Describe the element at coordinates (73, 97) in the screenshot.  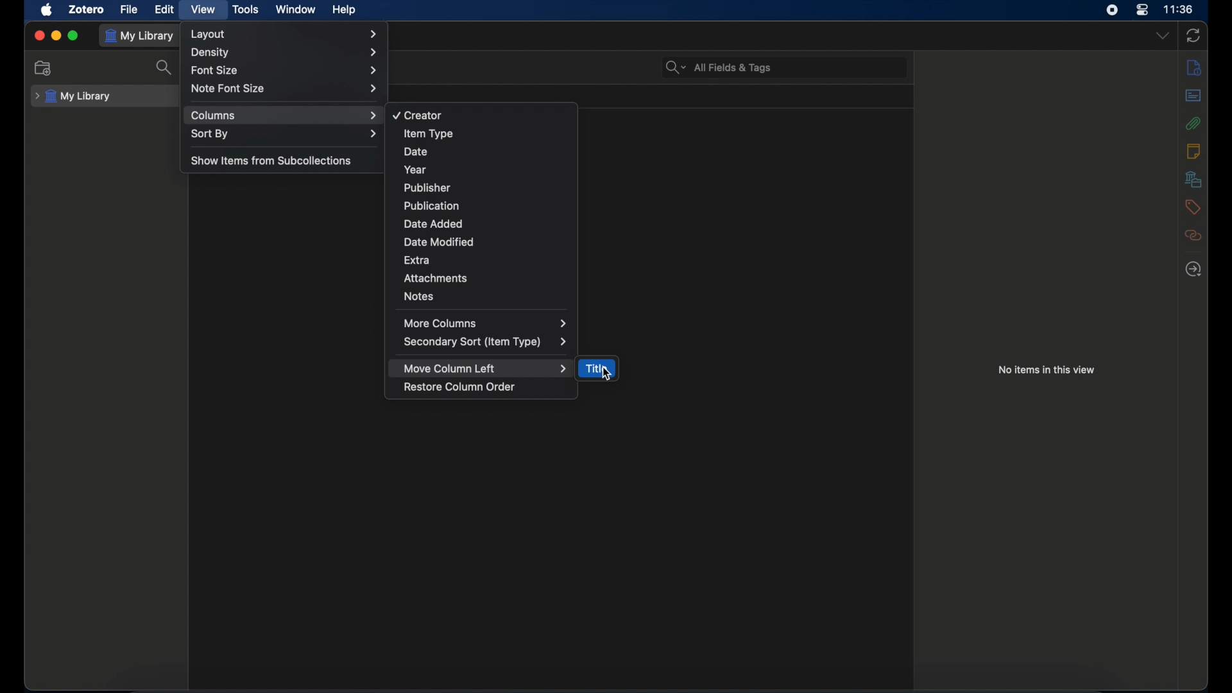
I see `my library` at that location.